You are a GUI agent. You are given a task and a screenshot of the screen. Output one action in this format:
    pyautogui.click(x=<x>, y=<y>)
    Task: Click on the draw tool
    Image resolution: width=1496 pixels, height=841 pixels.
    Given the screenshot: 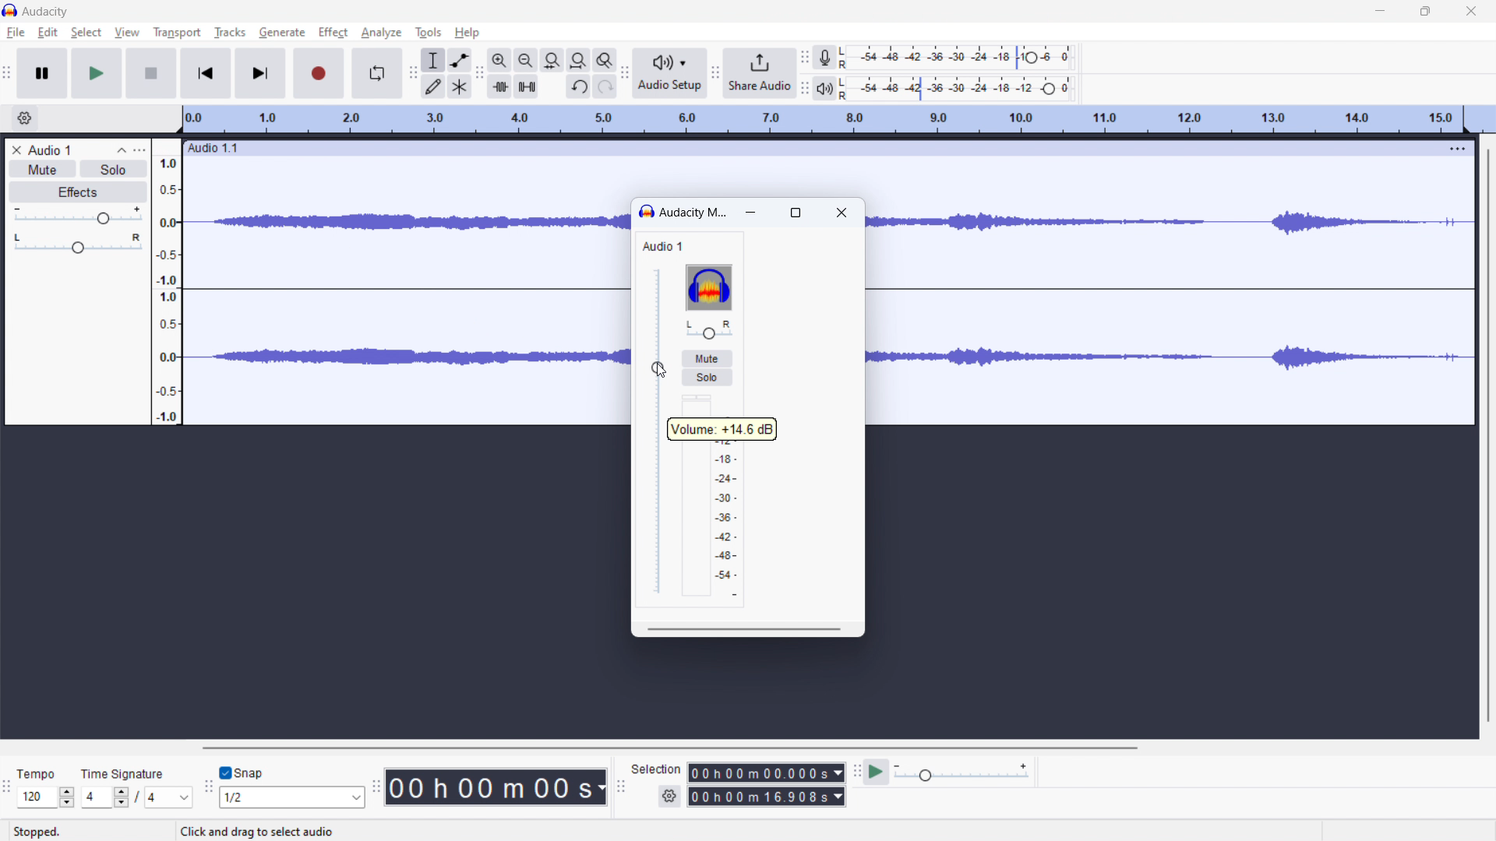 What is the action you would take?
    pyautogui.click(x=432, y=86)
    